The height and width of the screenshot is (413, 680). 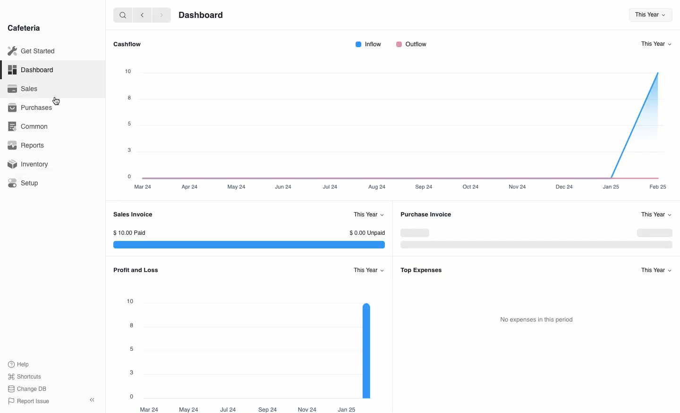 What do you see at coordinates (654, 45) in the screenshot?
I see `This Year` at bounding box center [654, 45].